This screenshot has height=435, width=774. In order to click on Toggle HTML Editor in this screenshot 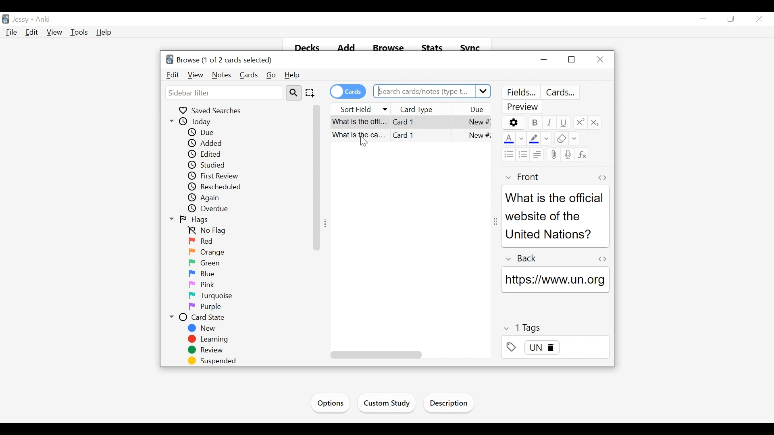, I will do `click(602, 177)`.